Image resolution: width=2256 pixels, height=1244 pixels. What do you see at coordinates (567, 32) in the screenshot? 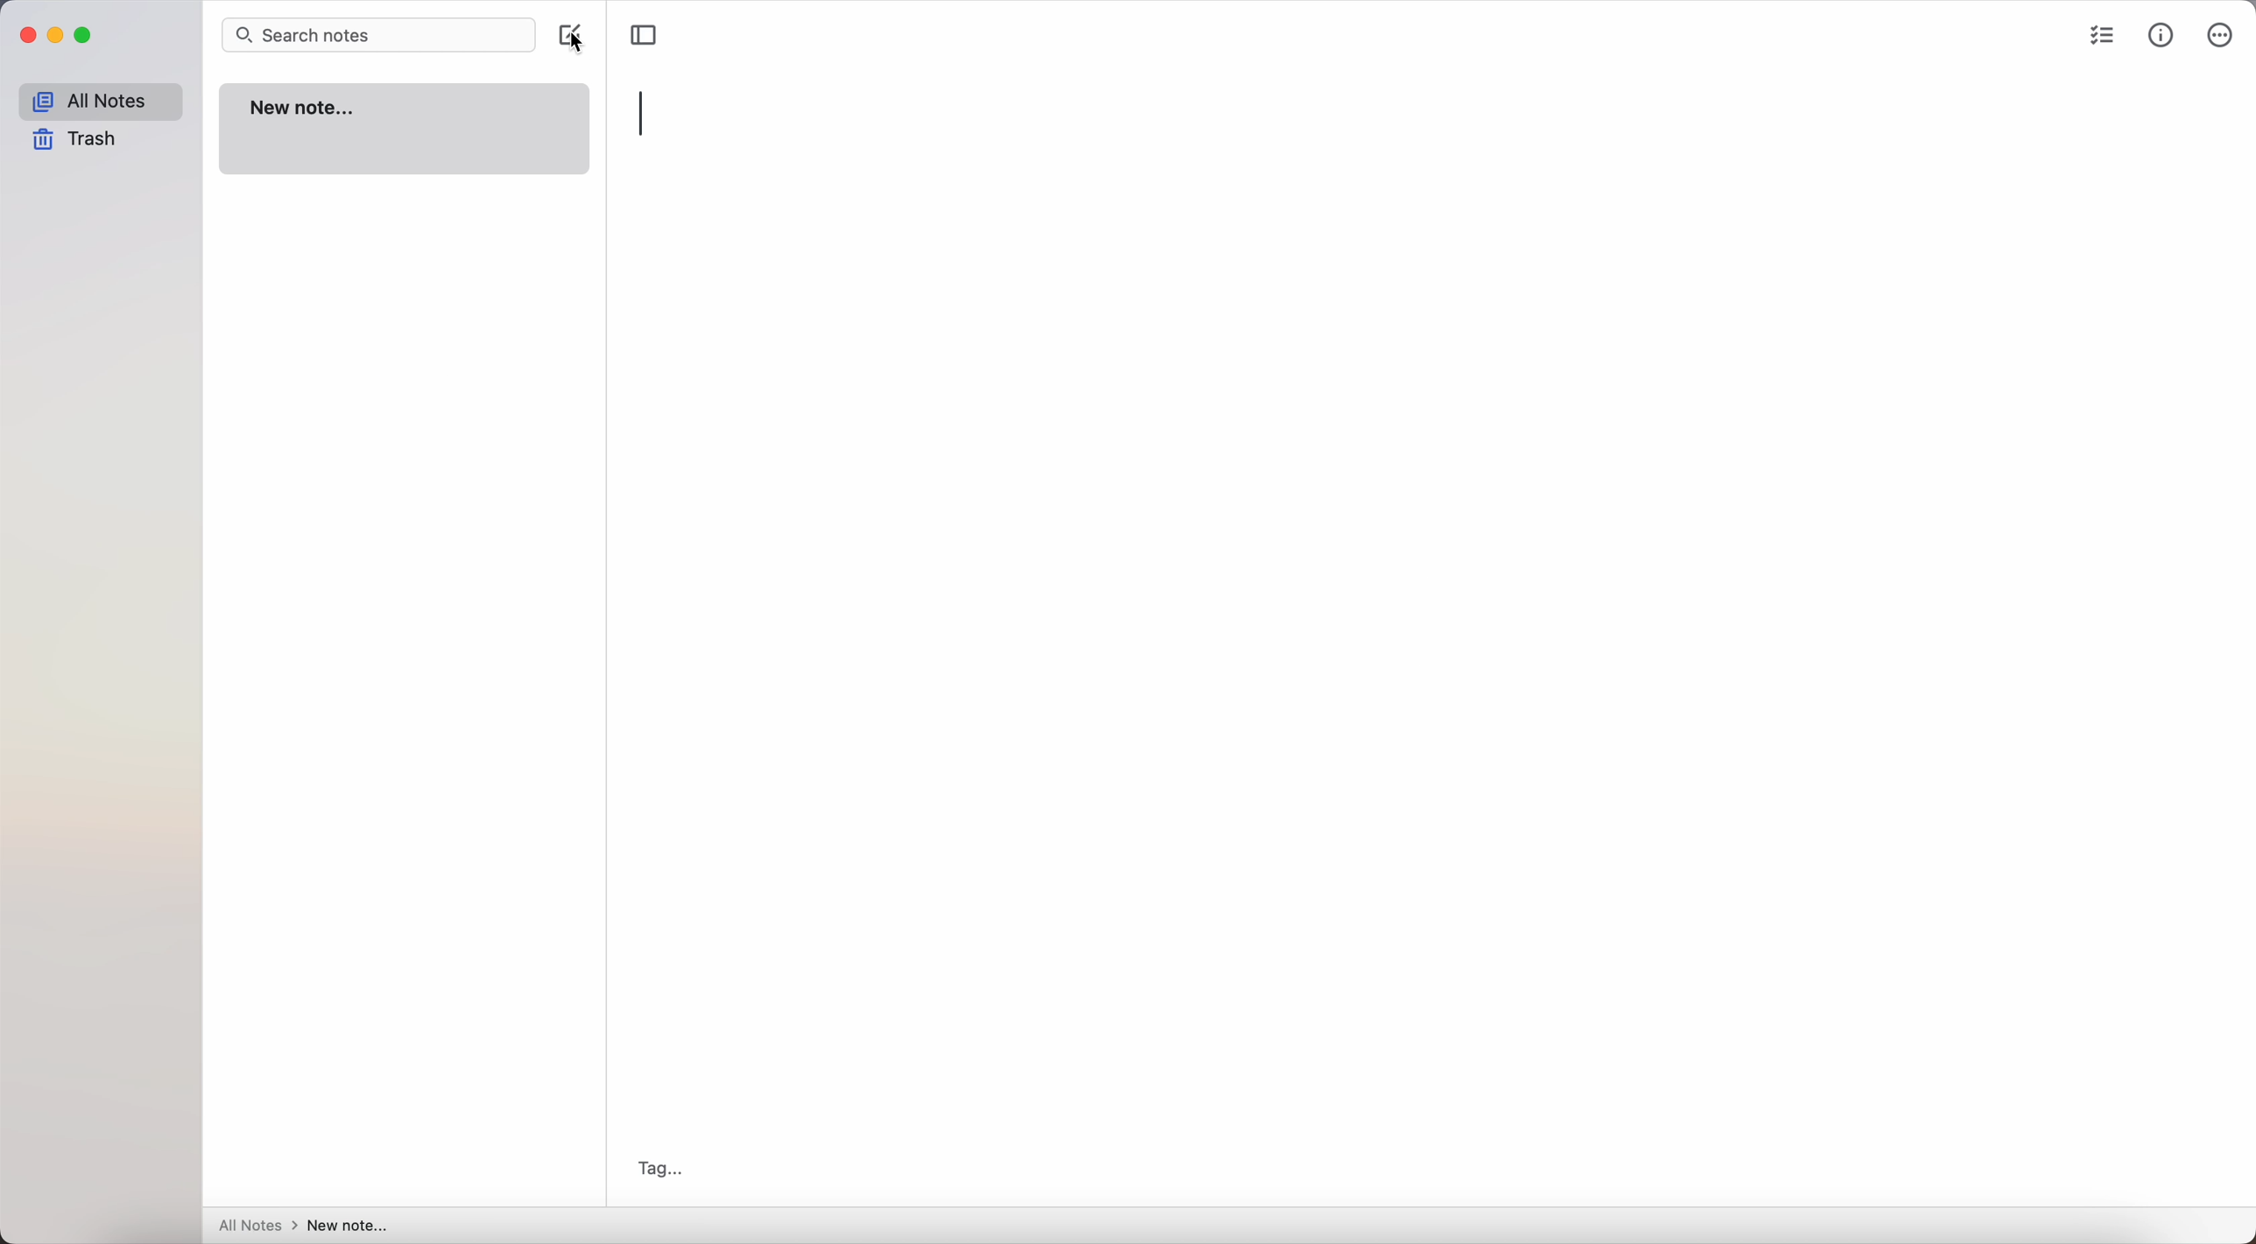
I see `create note` at bounding box center [567, 32].